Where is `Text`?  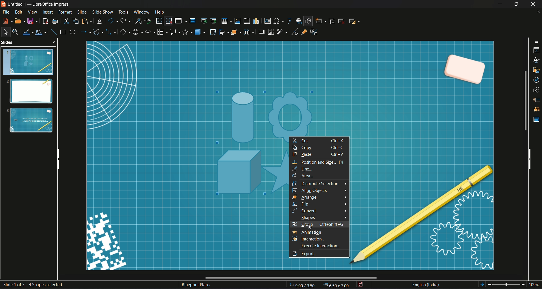
Text is located at coordinates (196, 285).